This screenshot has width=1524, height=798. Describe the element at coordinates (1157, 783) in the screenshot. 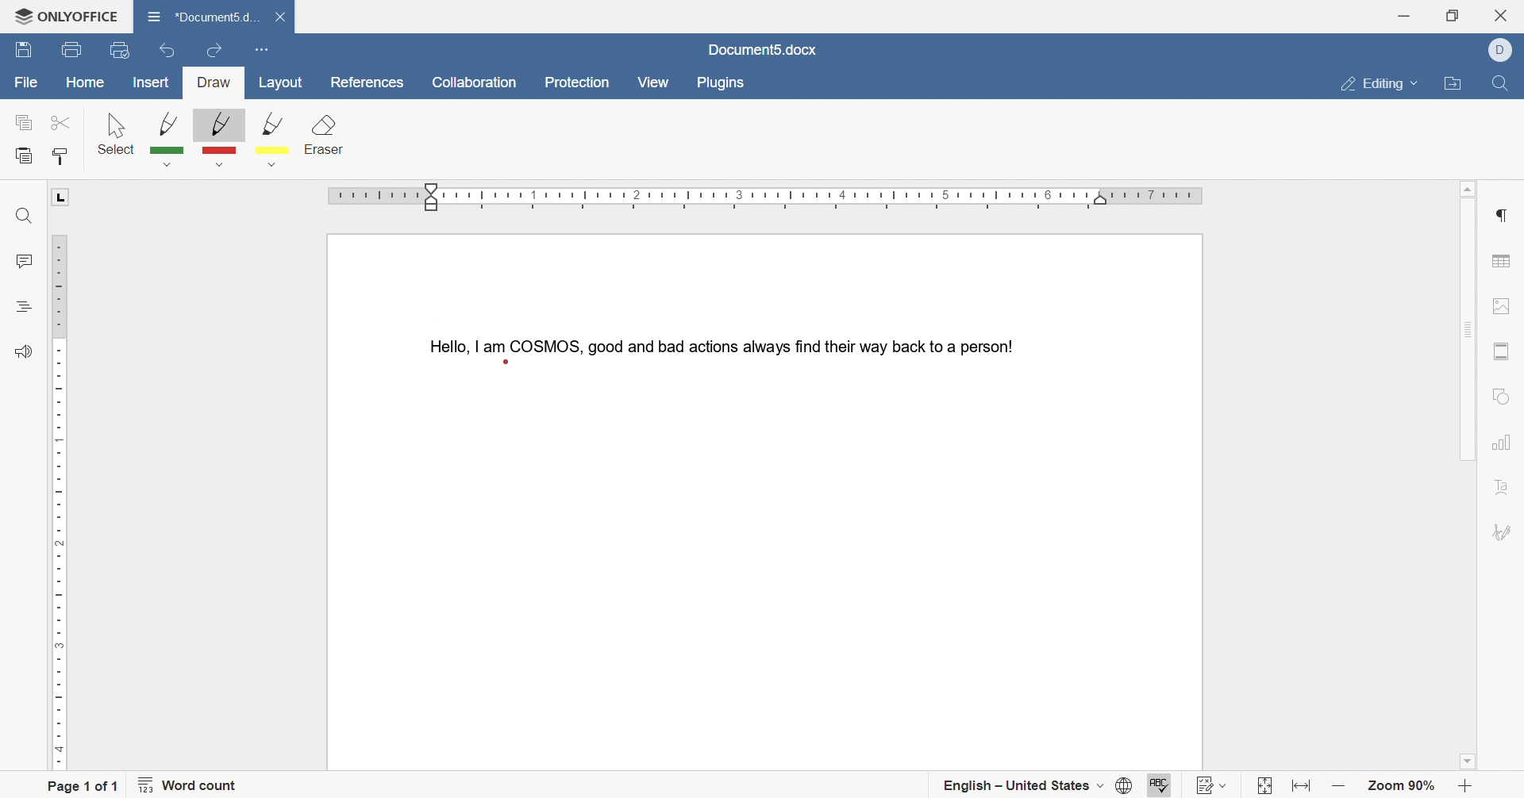

I see `spell checking` at that location.